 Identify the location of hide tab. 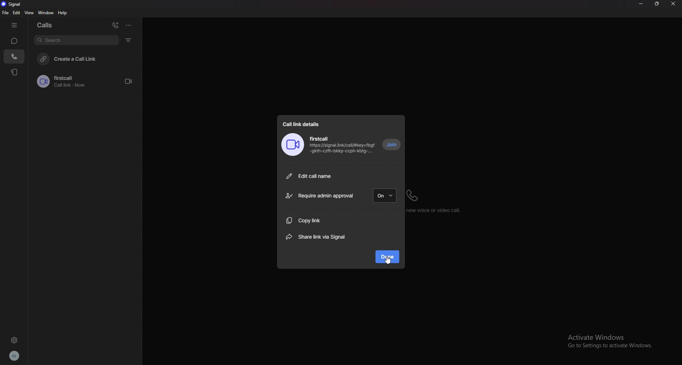
(14, 26).